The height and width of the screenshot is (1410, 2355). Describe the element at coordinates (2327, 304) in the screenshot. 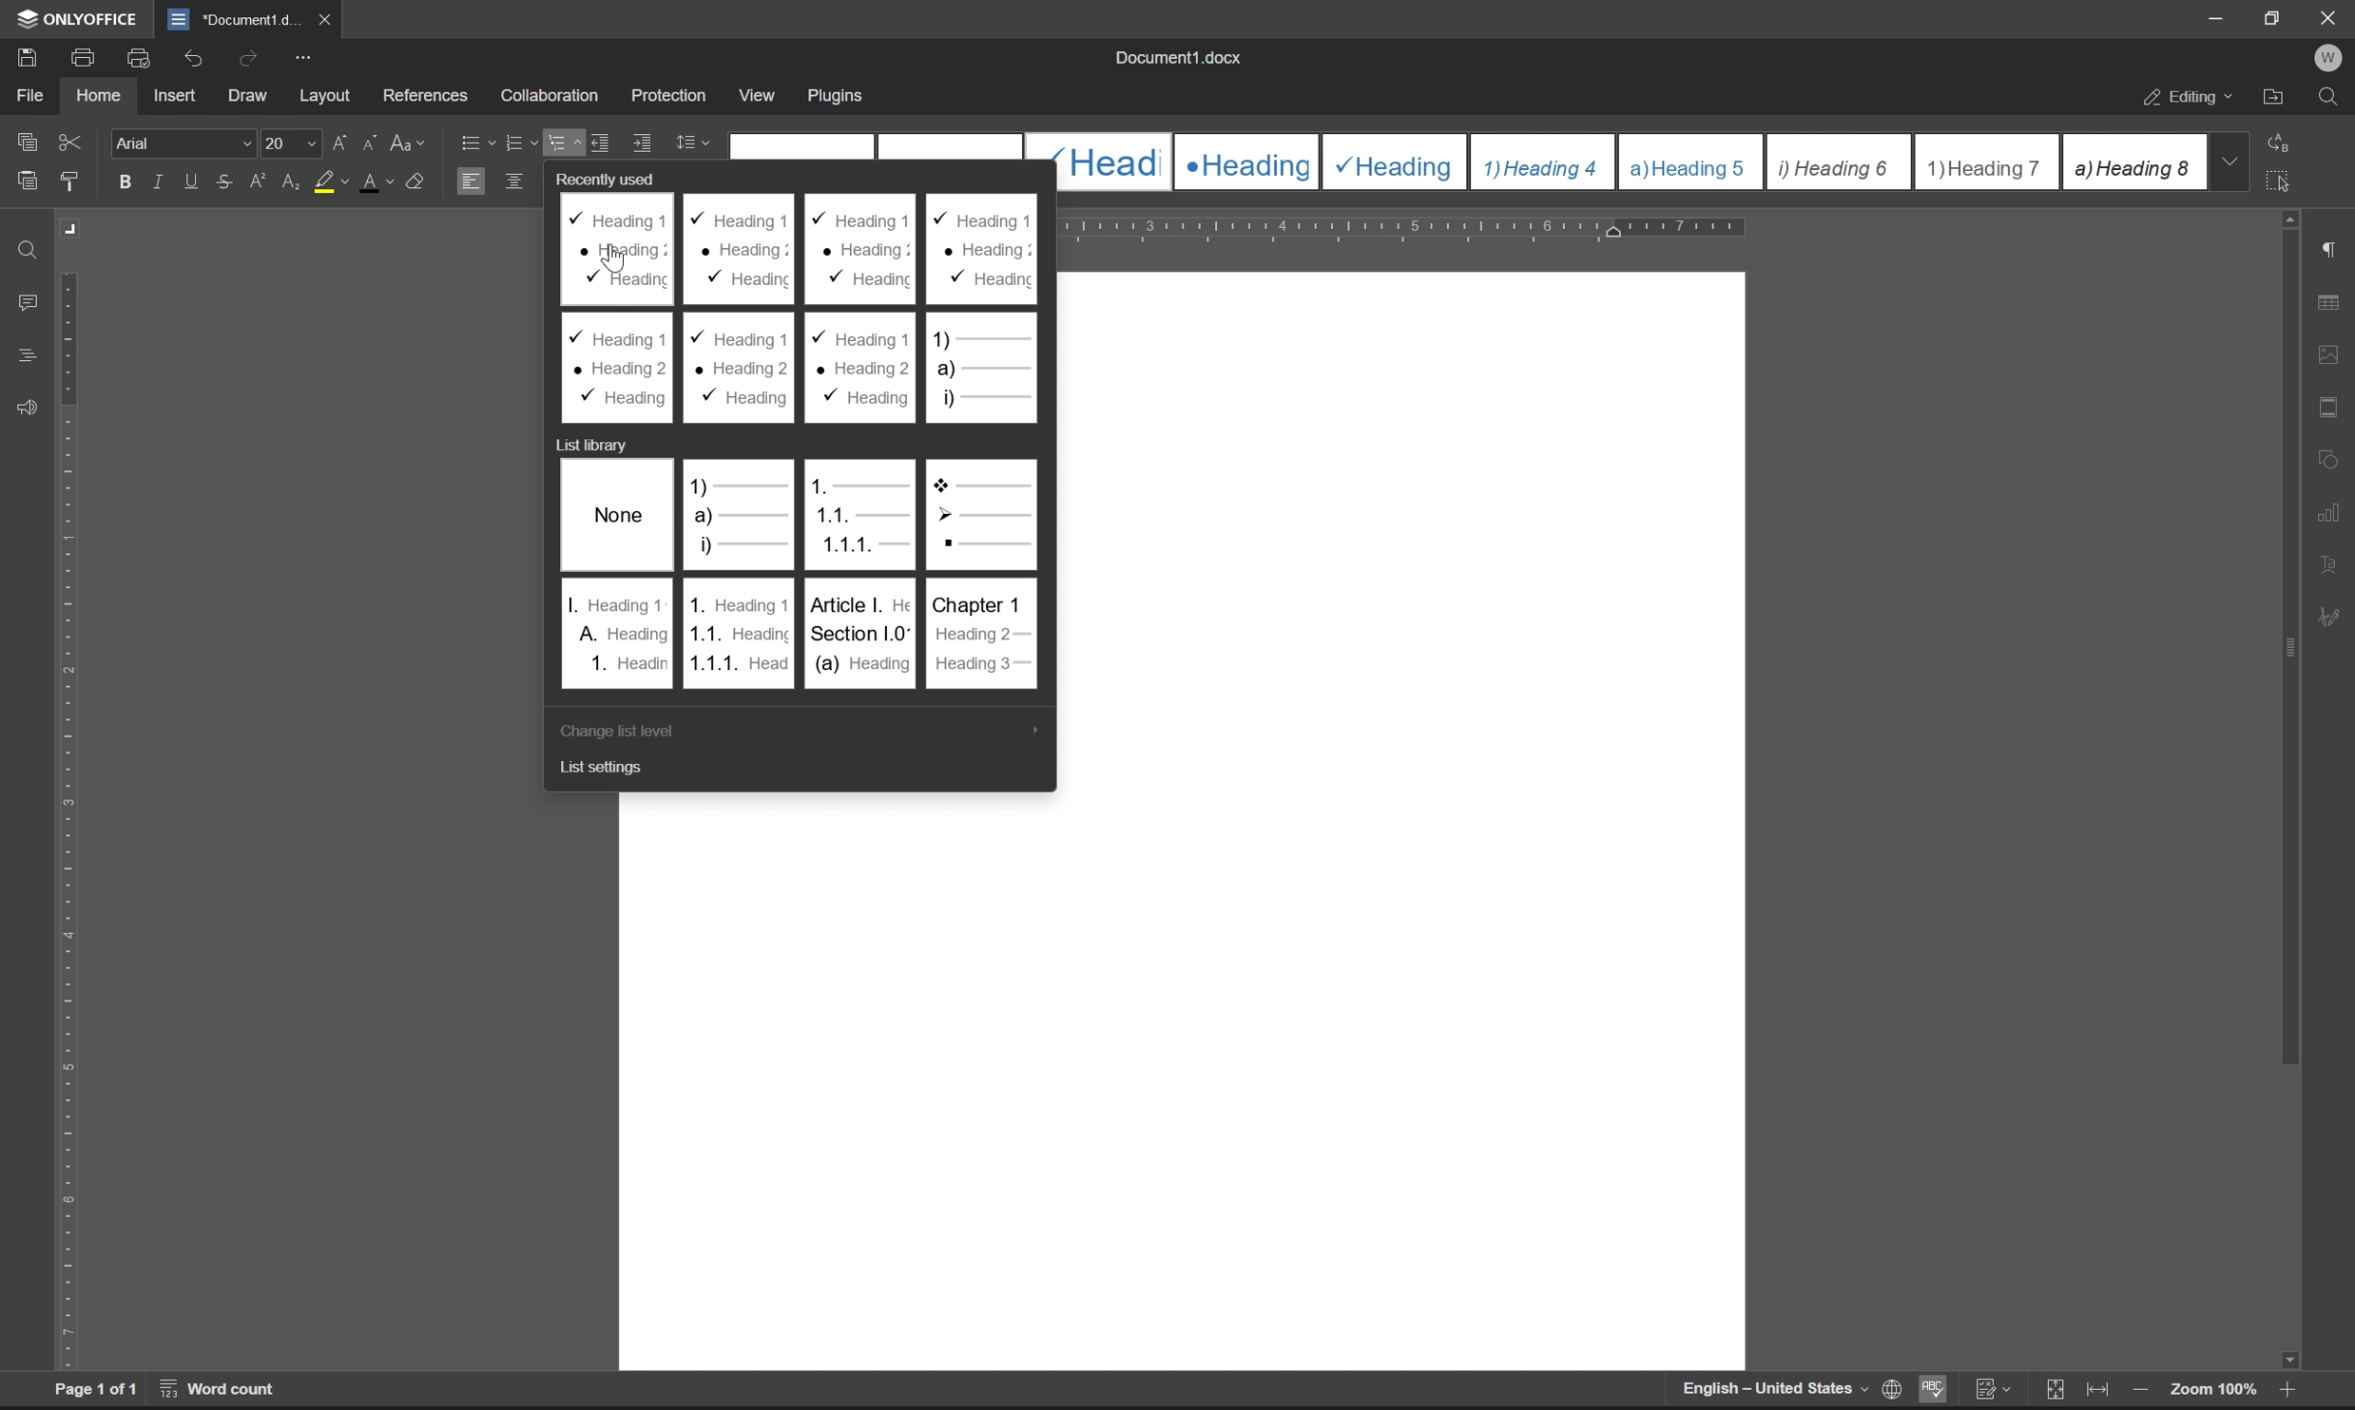

I see `table settings` at that location.